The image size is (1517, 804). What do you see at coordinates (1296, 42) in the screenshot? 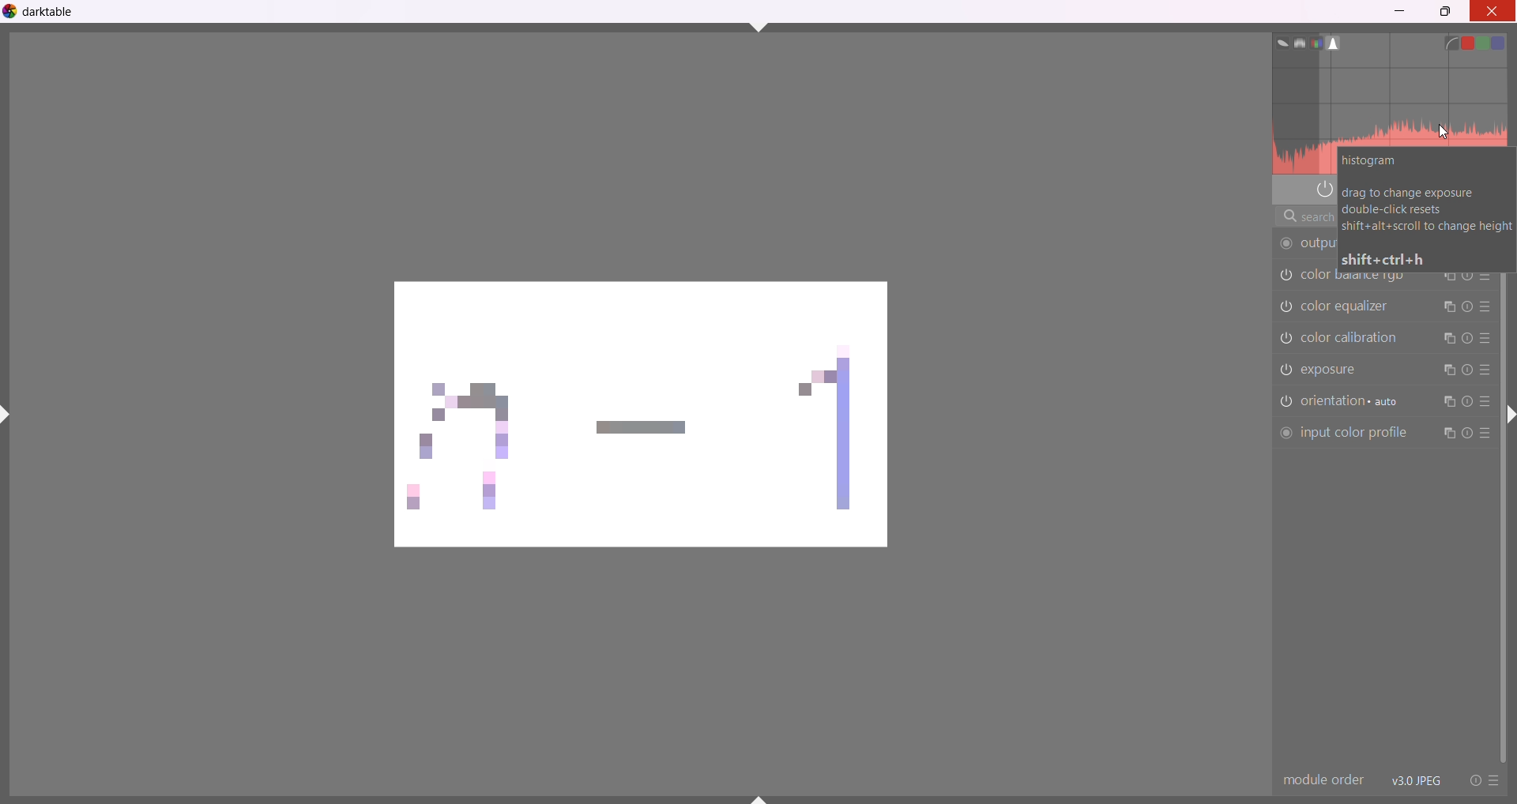
I see `waveform` at bounding box center [1296, 42].